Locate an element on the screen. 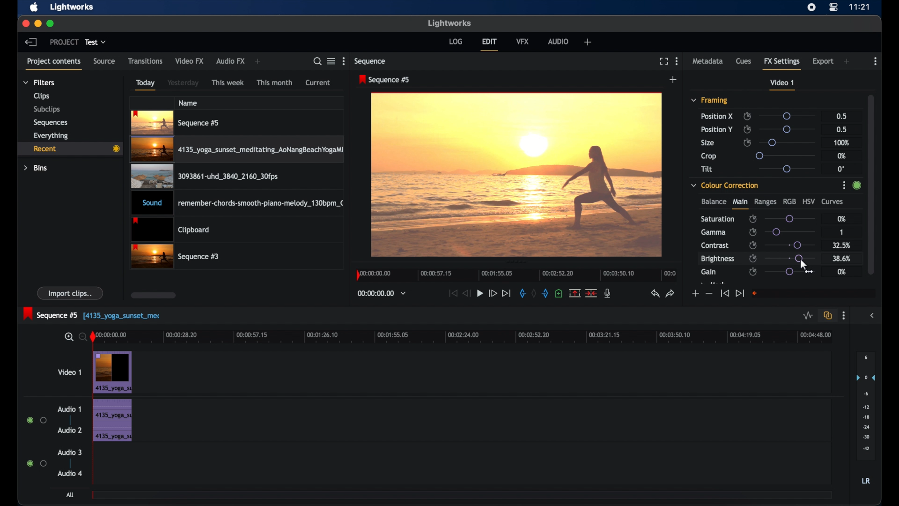  video preview is located at coordinates (516, 175).